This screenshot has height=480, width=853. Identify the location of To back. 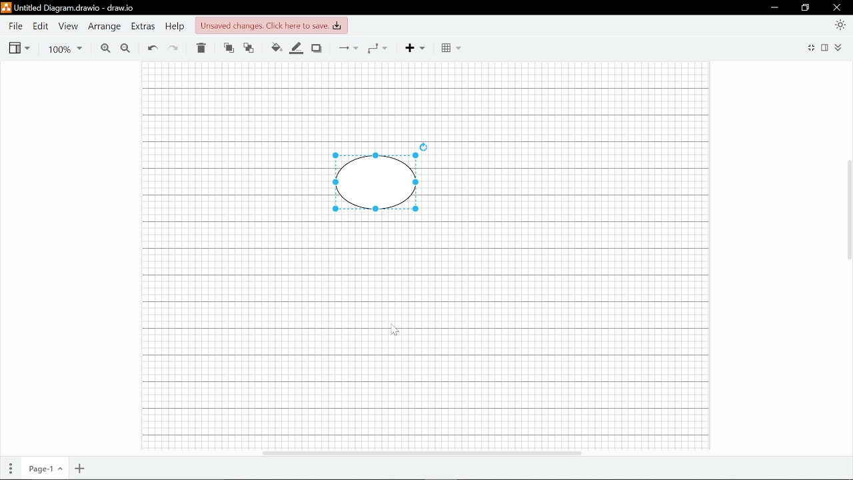
(249, 49).